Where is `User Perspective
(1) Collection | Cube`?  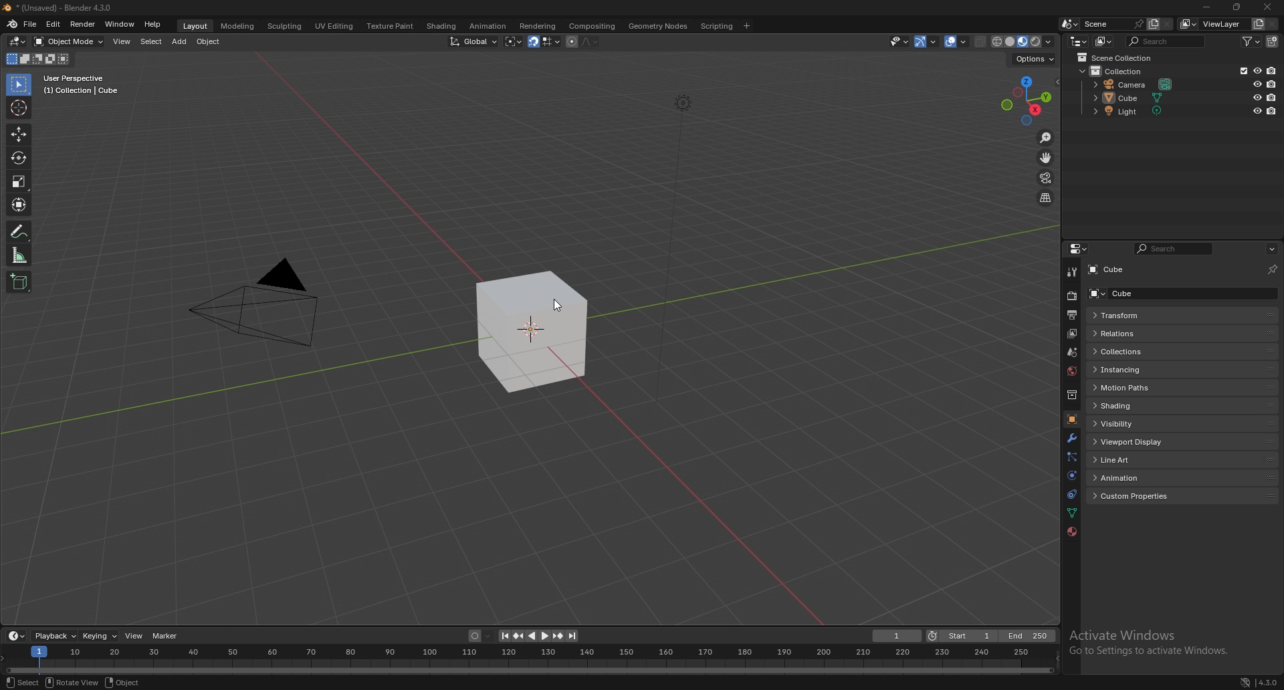
User Perspective
(1) Collection | Cube is located at coordinates (85, 86).